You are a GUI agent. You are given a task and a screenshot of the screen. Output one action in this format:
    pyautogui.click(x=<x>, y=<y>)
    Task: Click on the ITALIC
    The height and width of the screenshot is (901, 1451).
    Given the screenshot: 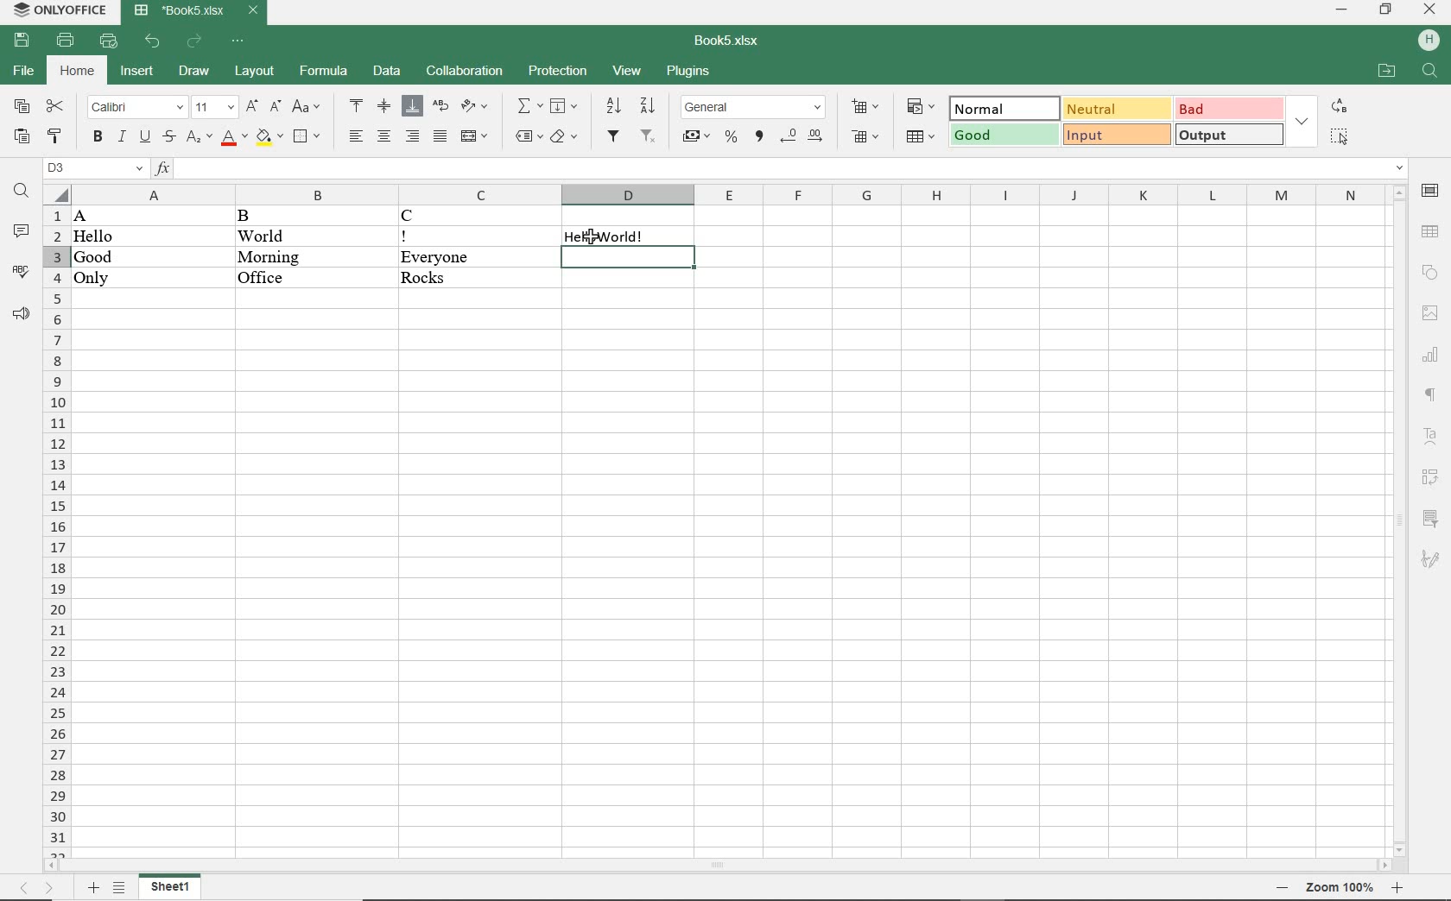 What is the action you would take?
    pyautogui.click(x=121, y=138)
    